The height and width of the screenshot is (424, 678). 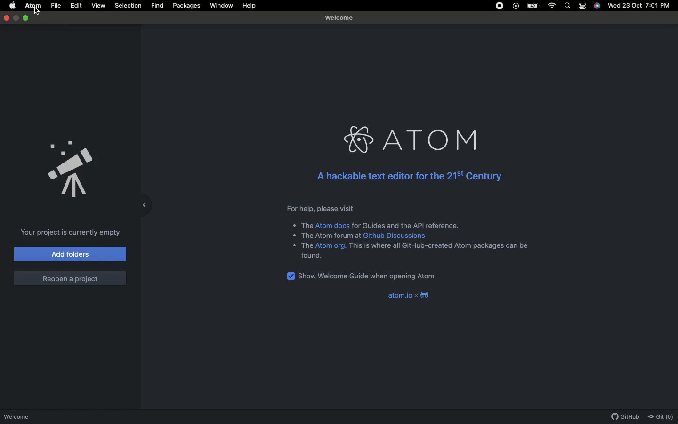 I want to click on The Atom docs for guides and the API reference, so click(x=377, y=226).